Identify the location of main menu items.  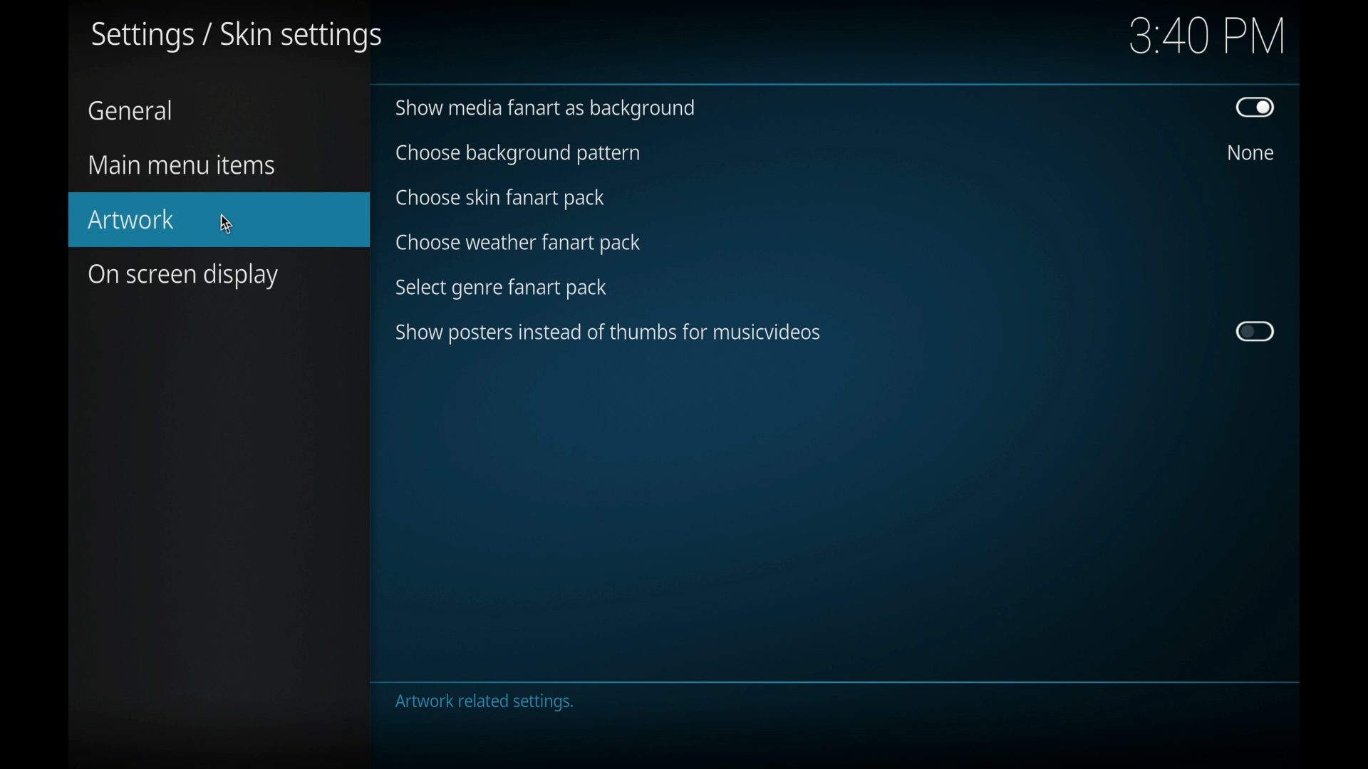
(181, 166).